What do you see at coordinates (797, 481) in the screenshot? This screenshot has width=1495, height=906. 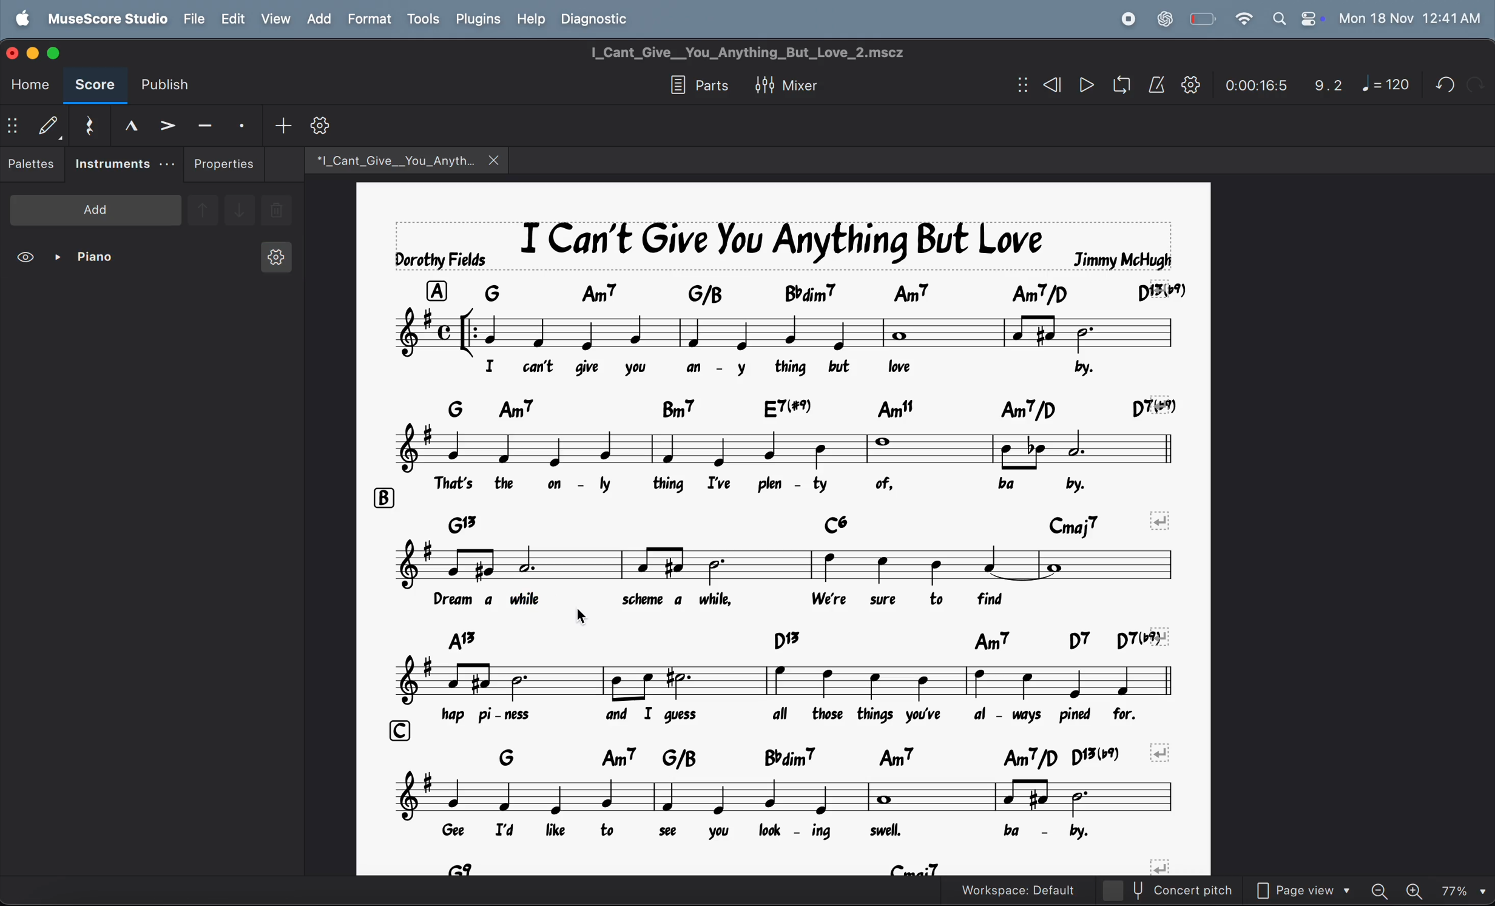 I see `lyrics` at bounding box center [797, 481].